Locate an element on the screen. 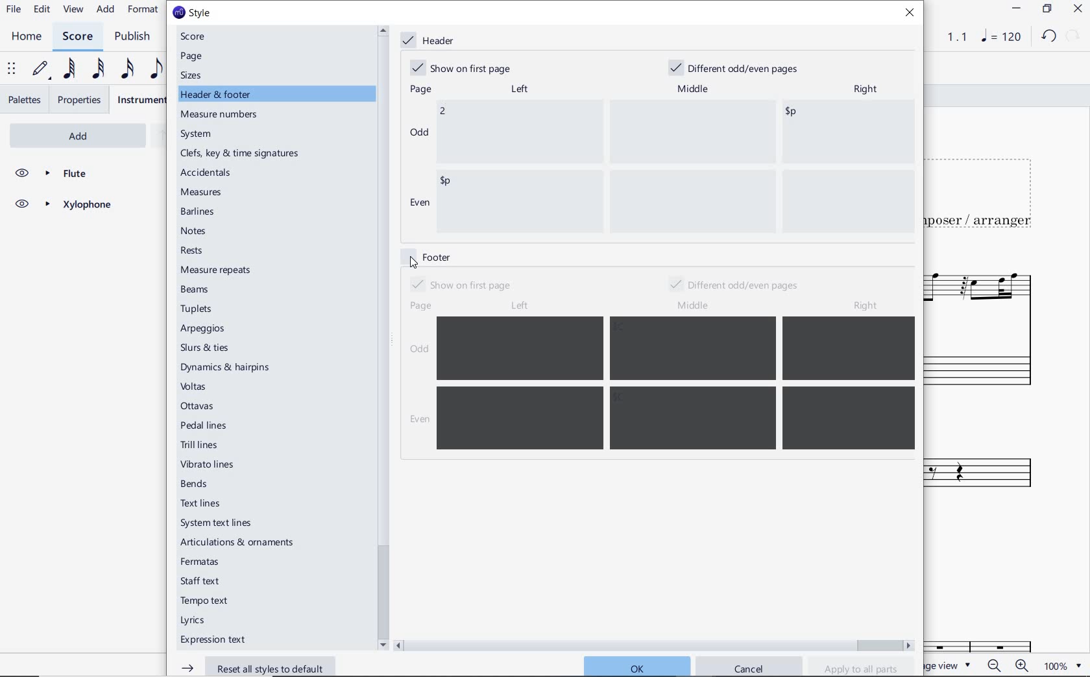 Image resolution: width=1090 pixels, height=677 pixels. style is located at coordinates (191, 13).